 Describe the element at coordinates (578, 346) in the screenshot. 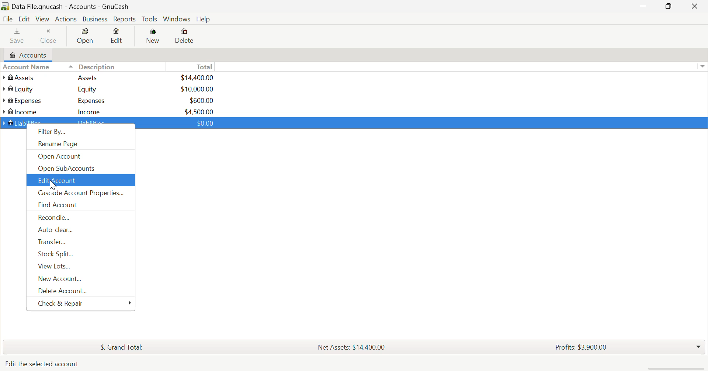

I see `Profits` at that location.